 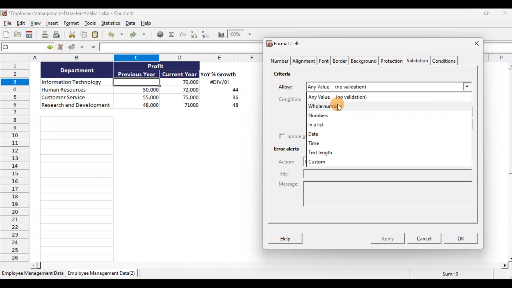 I want to click on Help, so click(x=286, y=238).